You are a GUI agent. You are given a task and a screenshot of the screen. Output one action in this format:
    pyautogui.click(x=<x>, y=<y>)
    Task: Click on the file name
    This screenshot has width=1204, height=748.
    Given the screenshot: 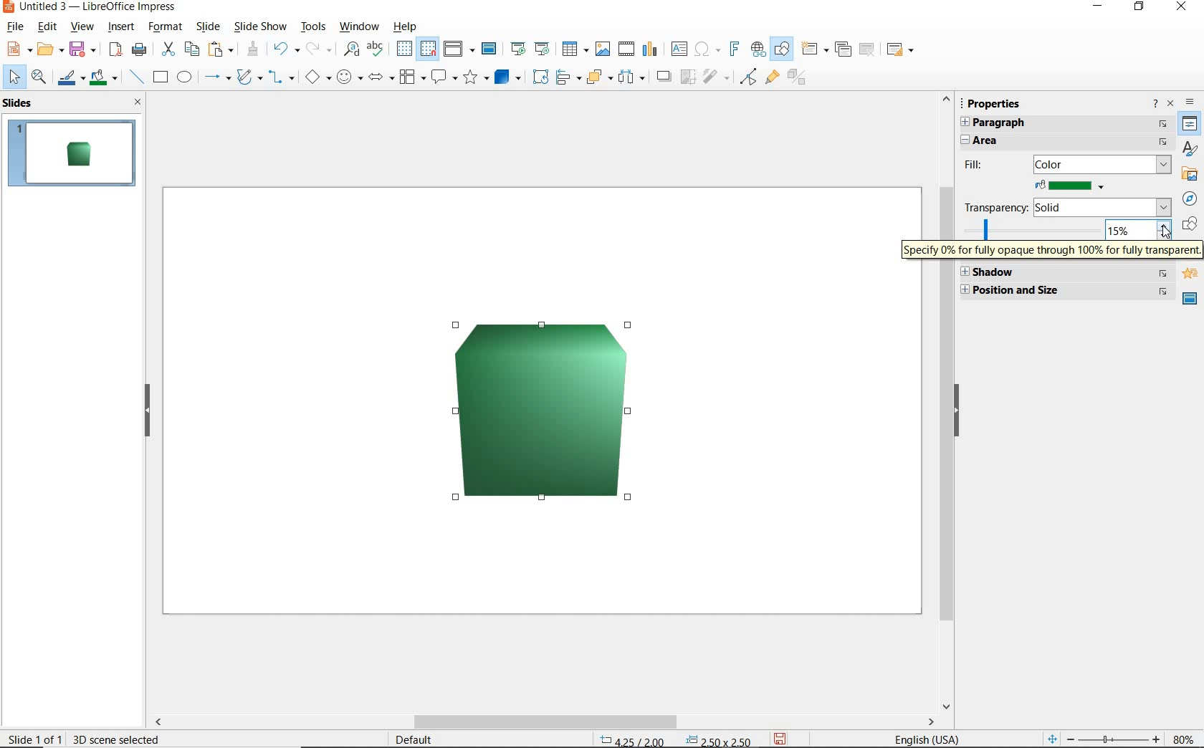 What is the action you would take?
    pyautogui.click(x=89, y=7)
    